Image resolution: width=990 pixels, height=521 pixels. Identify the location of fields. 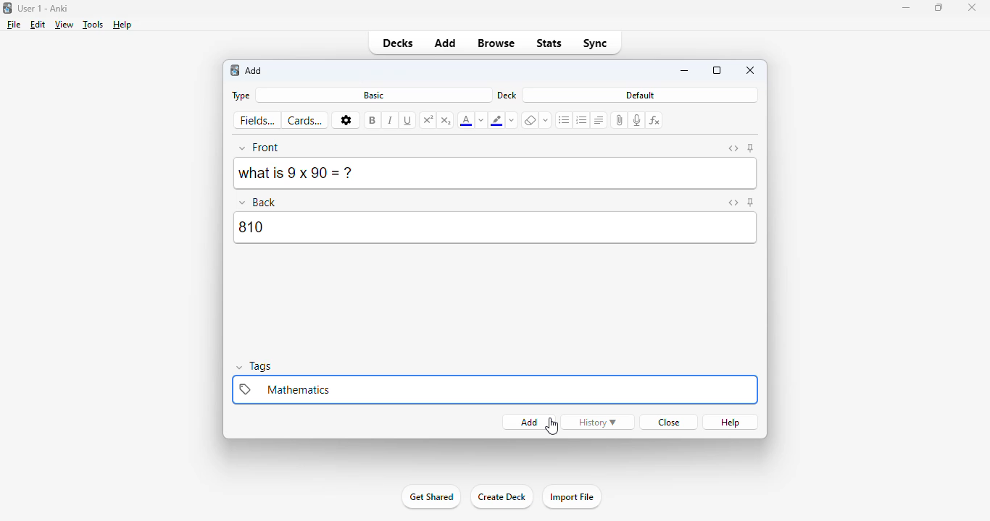
(258, 121).